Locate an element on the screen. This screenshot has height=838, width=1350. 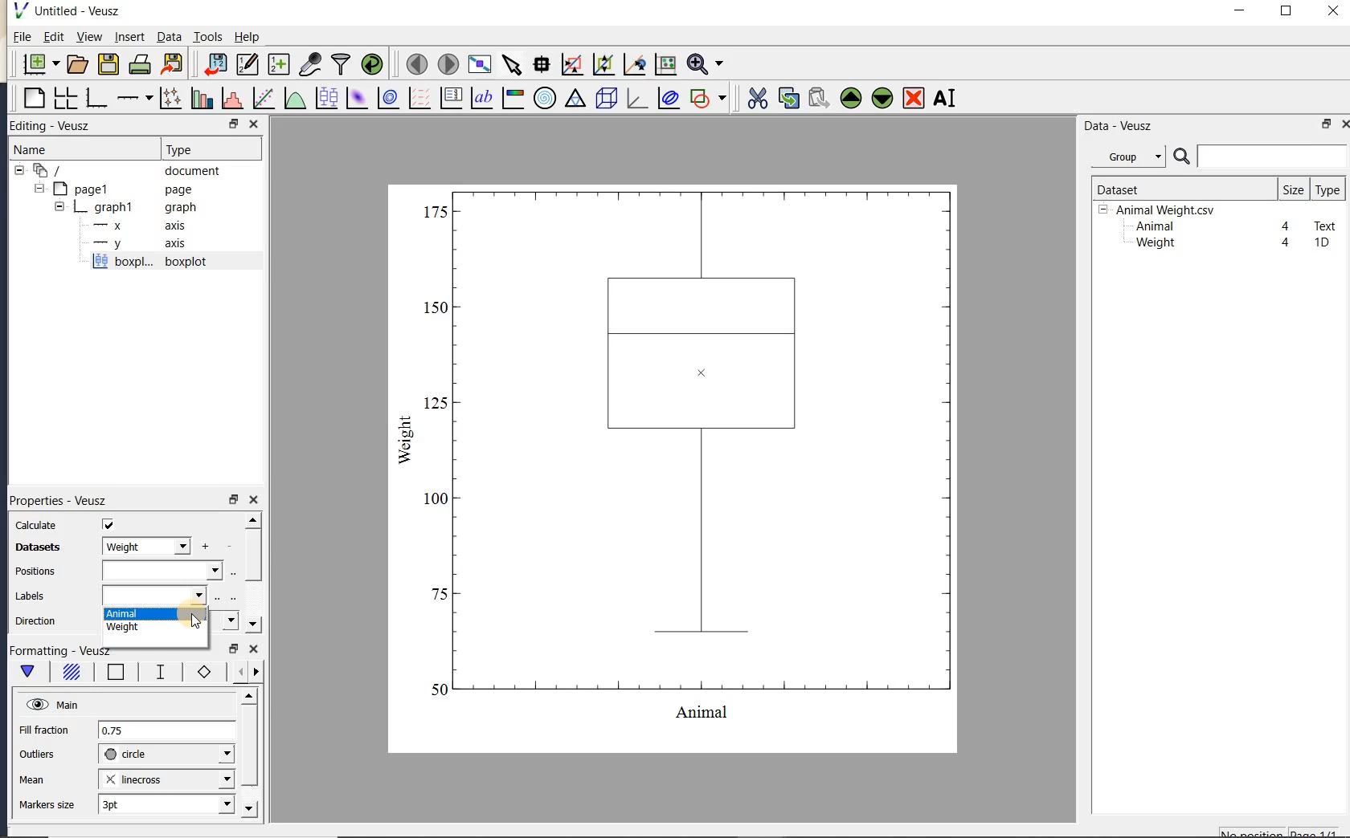
arrange graphs in a grid is located at coordinates (64, 98).